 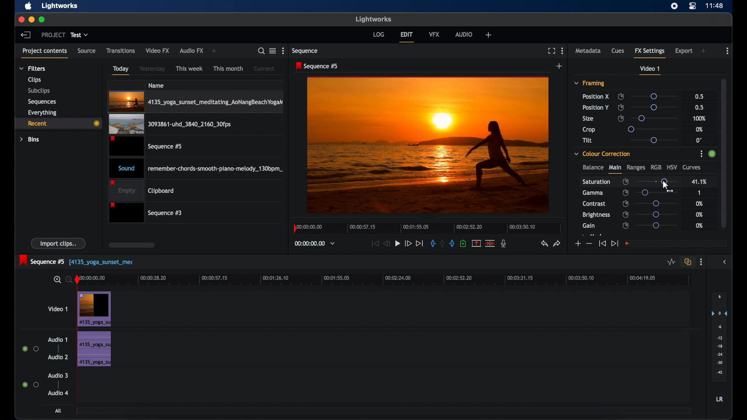 I want to click on crop, so click(x=589, y=129).